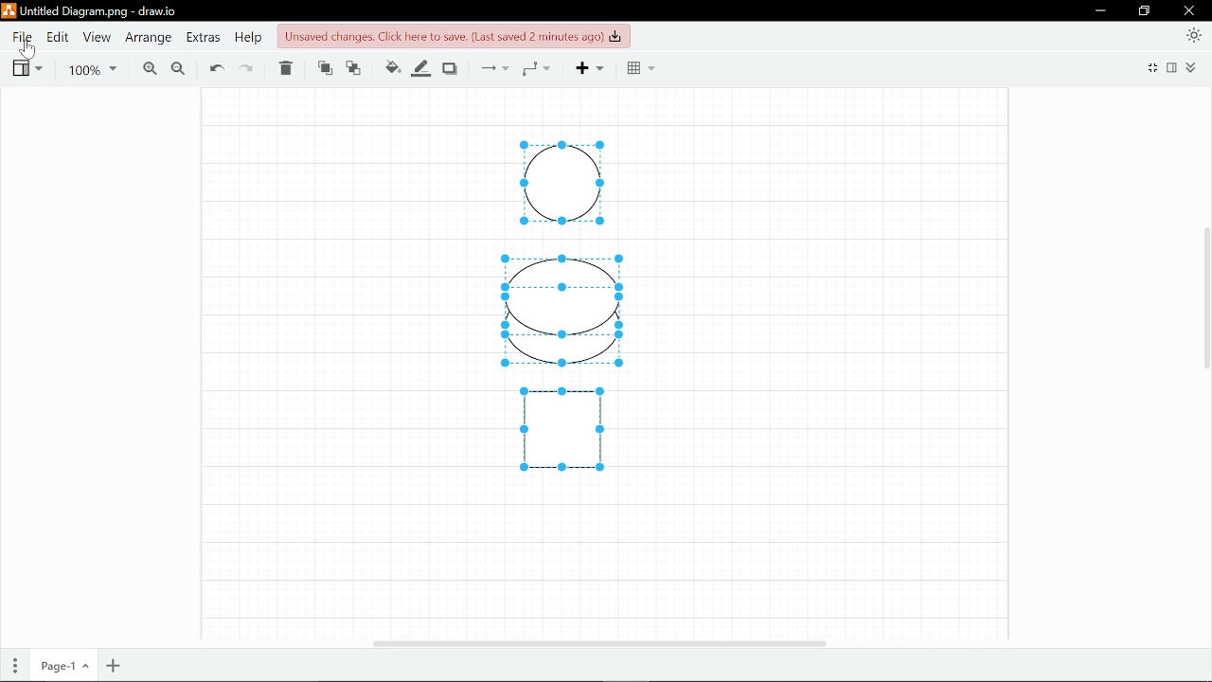 This screenshot has width=1212, height=682. What do you see at coordinates (202, 38) in the screenshot?
I see `Extras` at bounding box center [202, 38].